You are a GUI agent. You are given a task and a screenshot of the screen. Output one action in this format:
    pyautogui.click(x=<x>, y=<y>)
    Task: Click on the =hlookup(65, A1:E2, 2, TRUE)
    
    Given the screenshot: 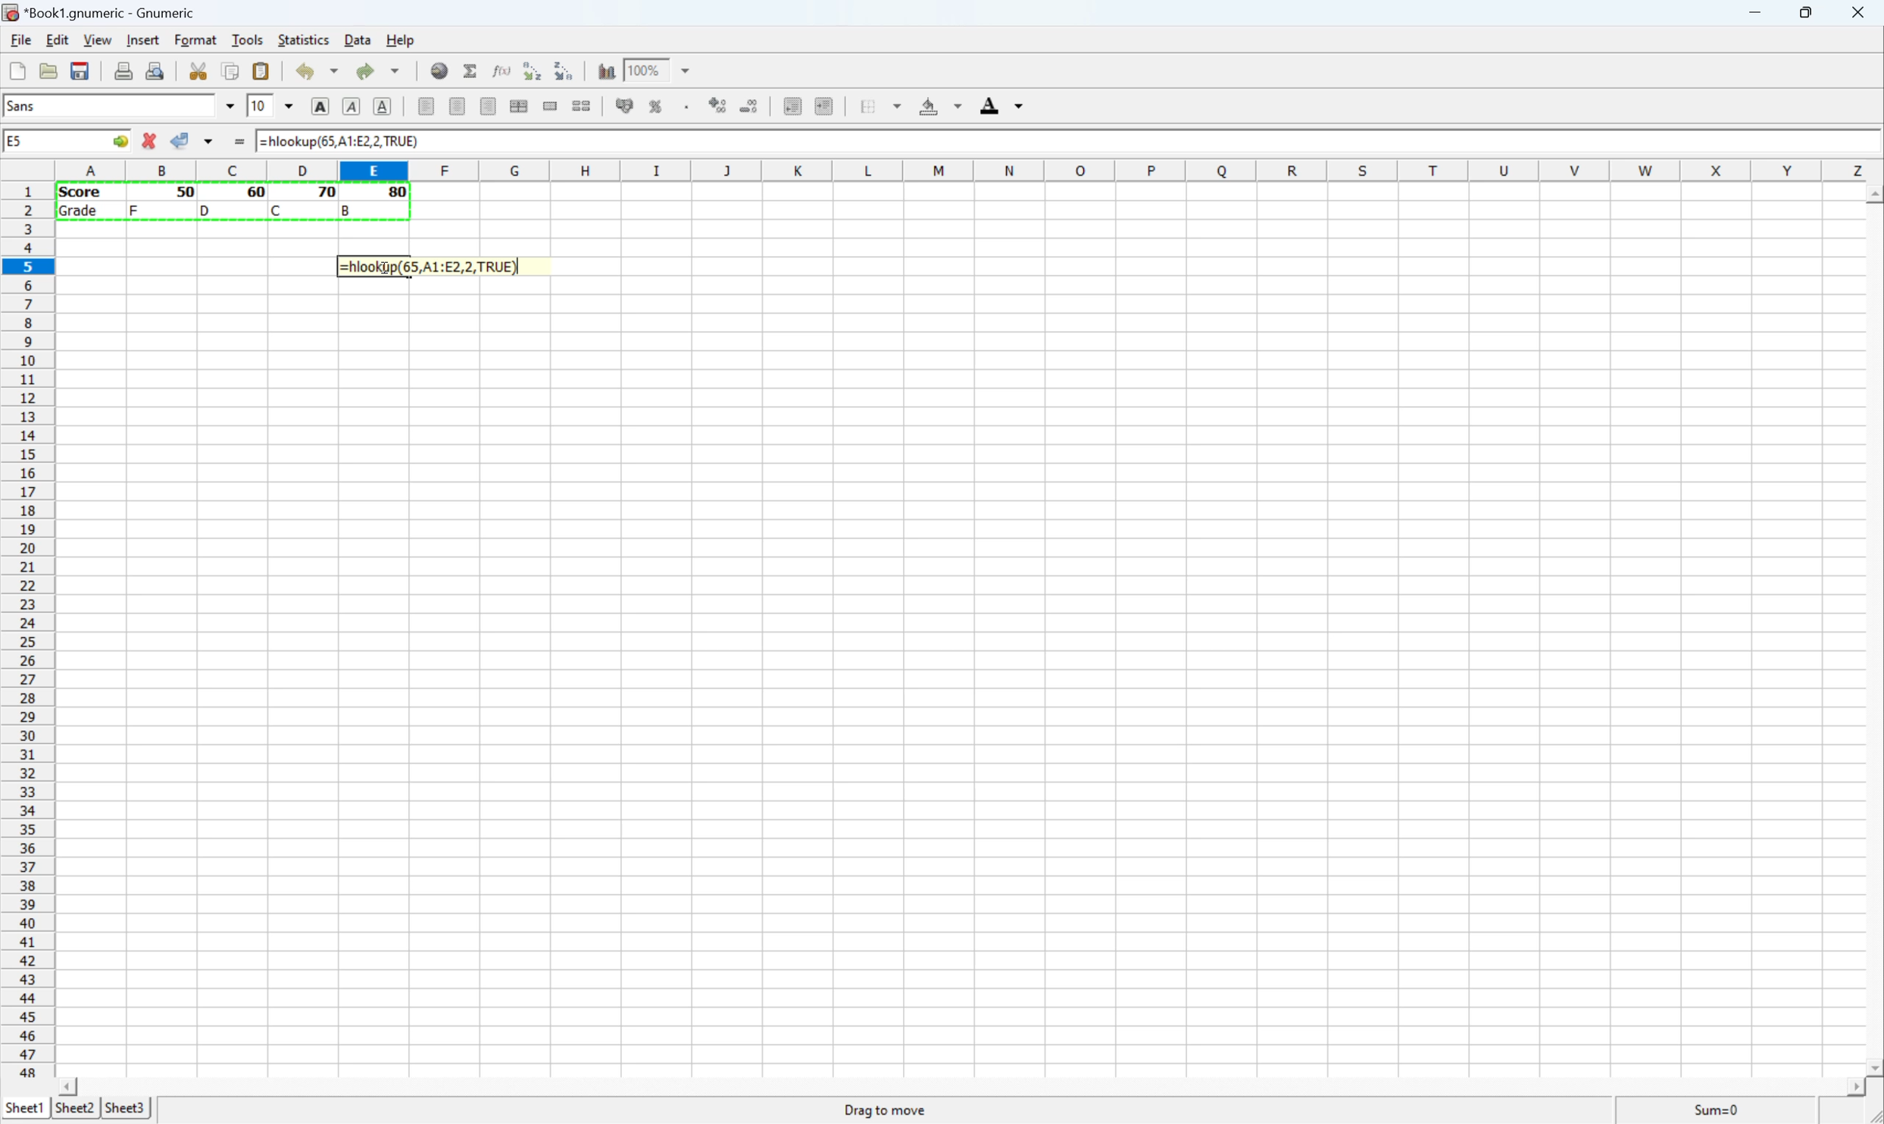 What is the action you would take?
    pyautogui.click(x=429, y=267)
    